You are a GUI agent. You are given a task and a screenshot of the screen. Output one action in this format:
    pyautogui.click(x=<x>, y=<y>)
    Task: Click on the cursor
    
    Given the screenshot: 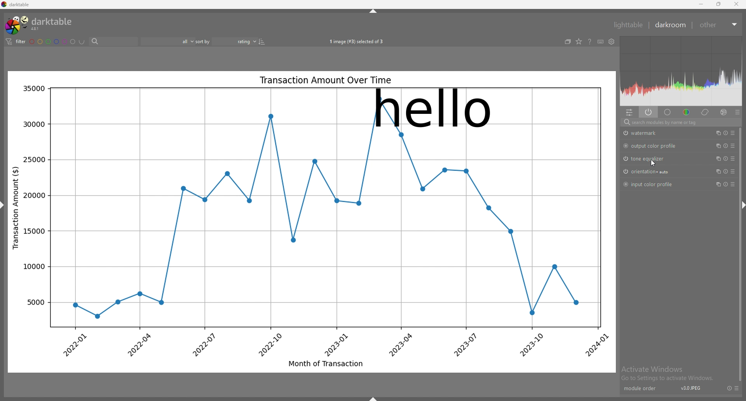 What is the action you would take?
    pyautogui.click(x=655, y=163)
    